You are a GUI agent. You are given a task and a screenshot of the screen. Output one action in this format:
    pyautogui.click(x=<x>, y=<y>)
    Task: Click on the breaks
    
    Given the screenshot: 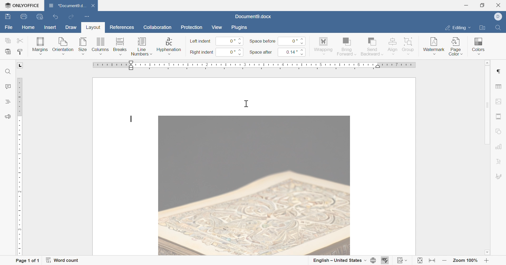 What is the action you would take?
    pyautogui.click(x=119, y=46)
    